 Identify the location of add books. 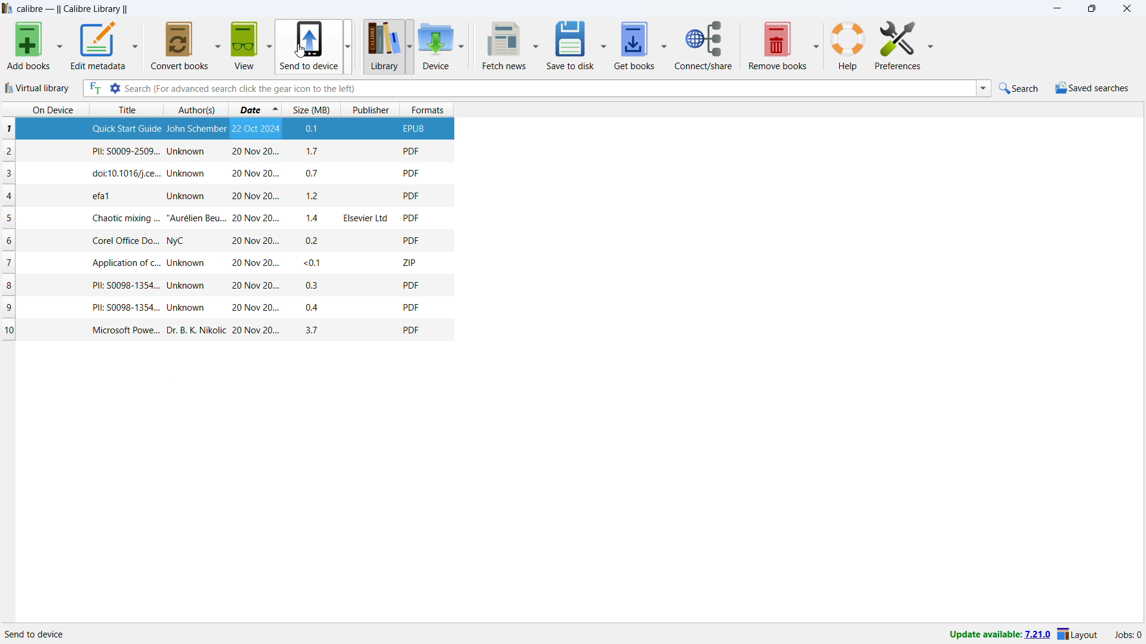
(29, 46).